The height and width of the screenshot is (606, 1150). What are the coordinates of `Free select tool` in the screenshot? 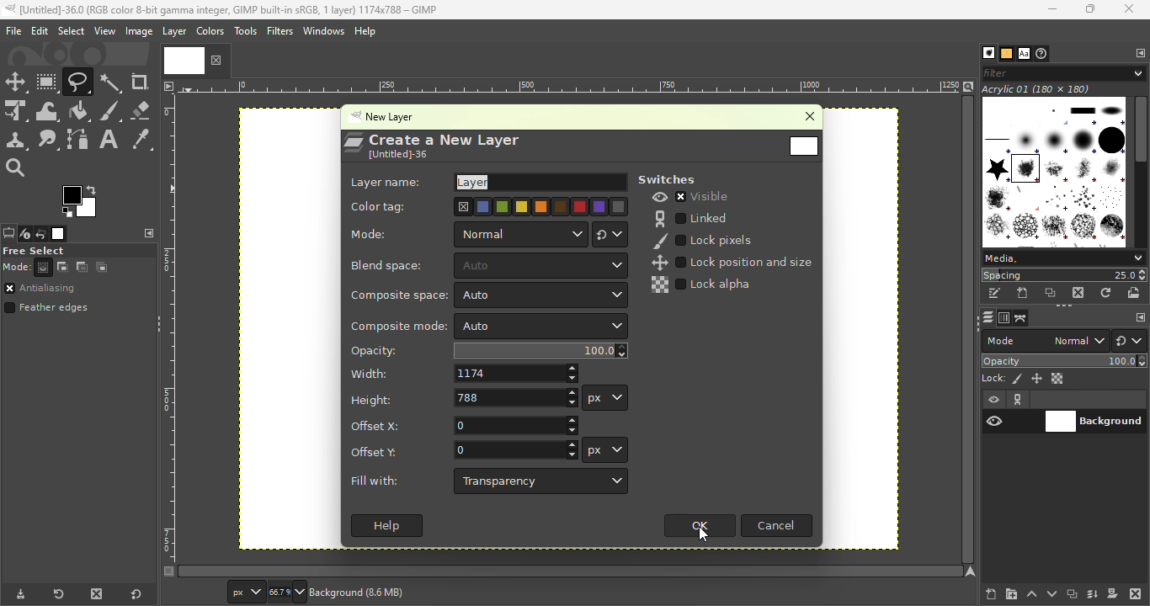 It's located at (80, 81).